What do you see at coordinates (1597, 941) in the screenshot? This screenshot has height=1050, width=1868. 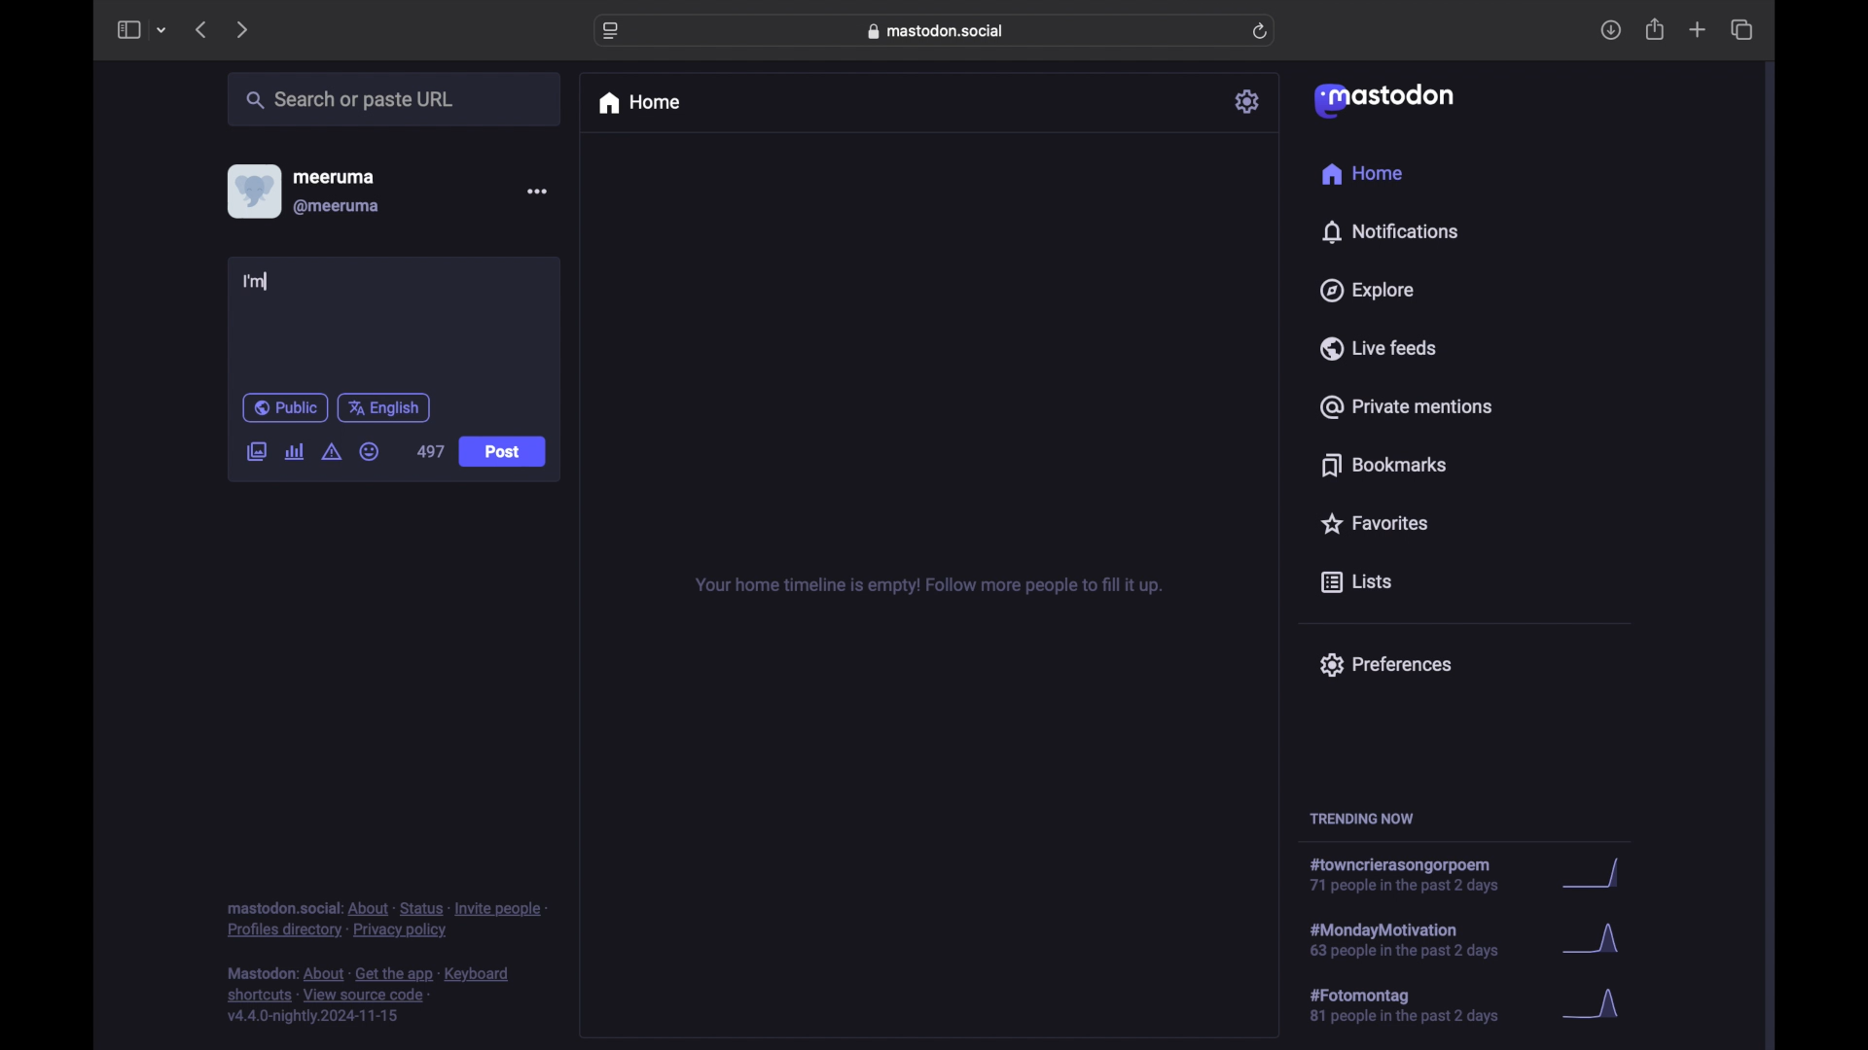 I see `graph` at bounding box center [1597, 941].